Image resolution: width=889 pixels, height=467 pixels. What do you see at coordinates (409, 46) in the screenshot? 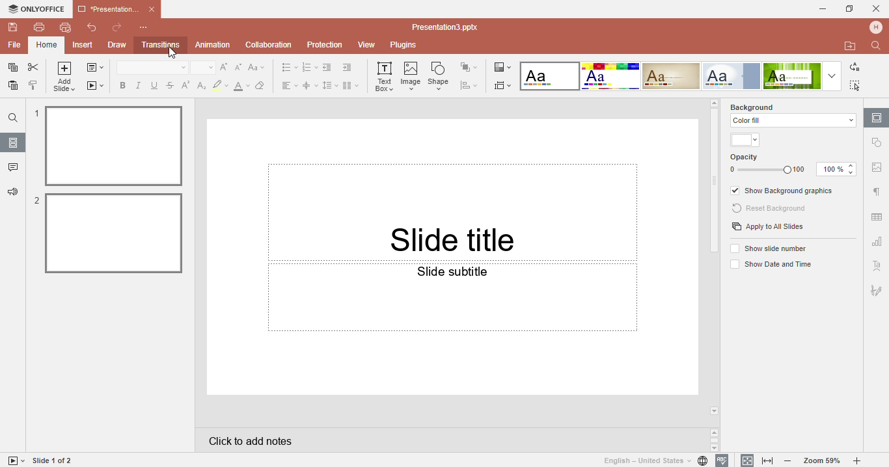
I see `Plugins` at bounding box center [409, 46].